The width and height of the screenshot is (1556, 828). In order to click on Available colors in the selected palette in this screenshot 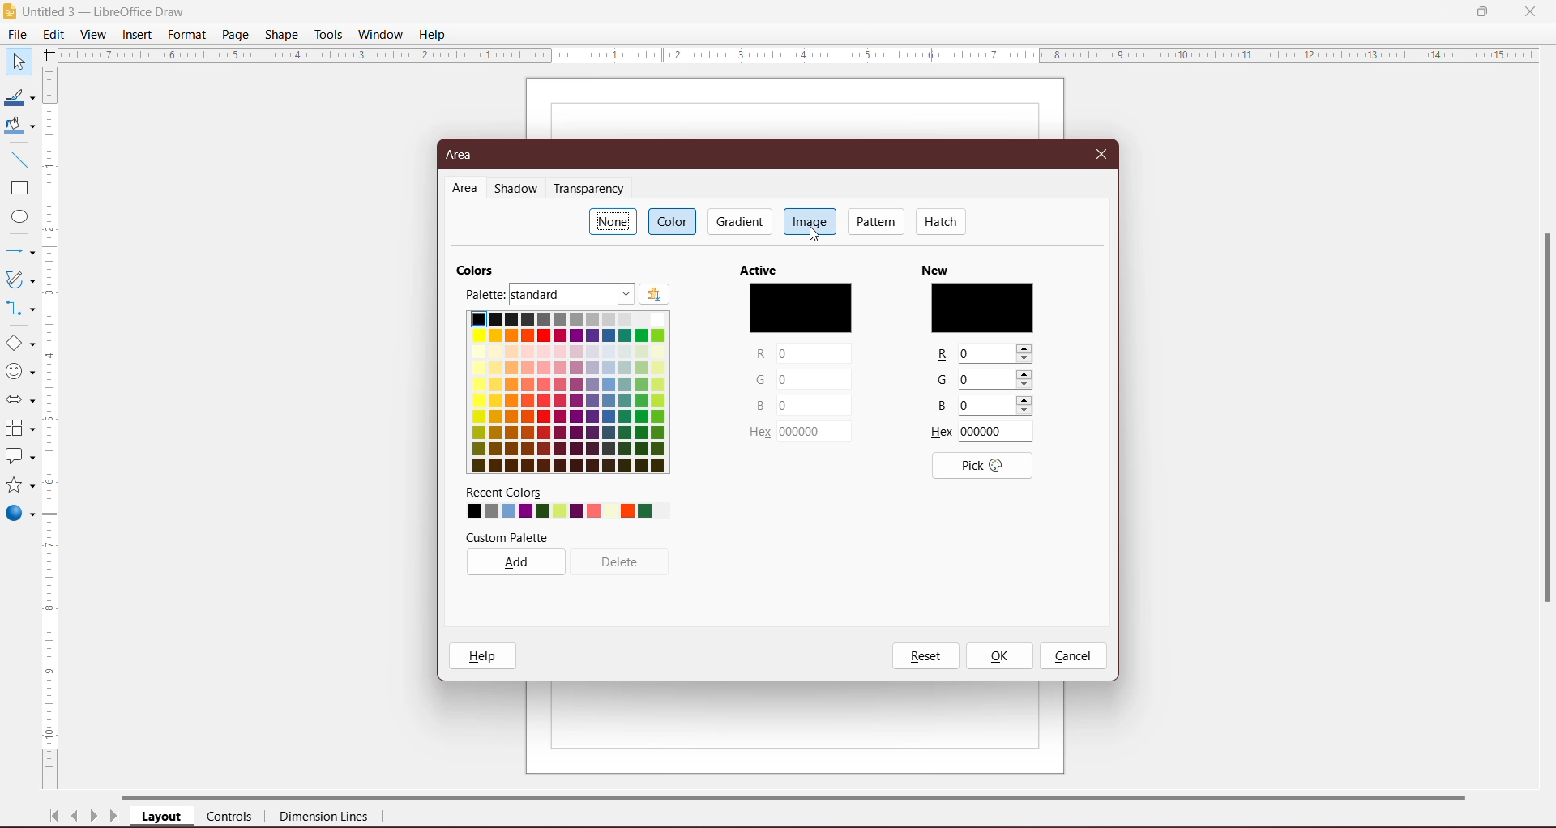, I will do `click(566, 395)`.